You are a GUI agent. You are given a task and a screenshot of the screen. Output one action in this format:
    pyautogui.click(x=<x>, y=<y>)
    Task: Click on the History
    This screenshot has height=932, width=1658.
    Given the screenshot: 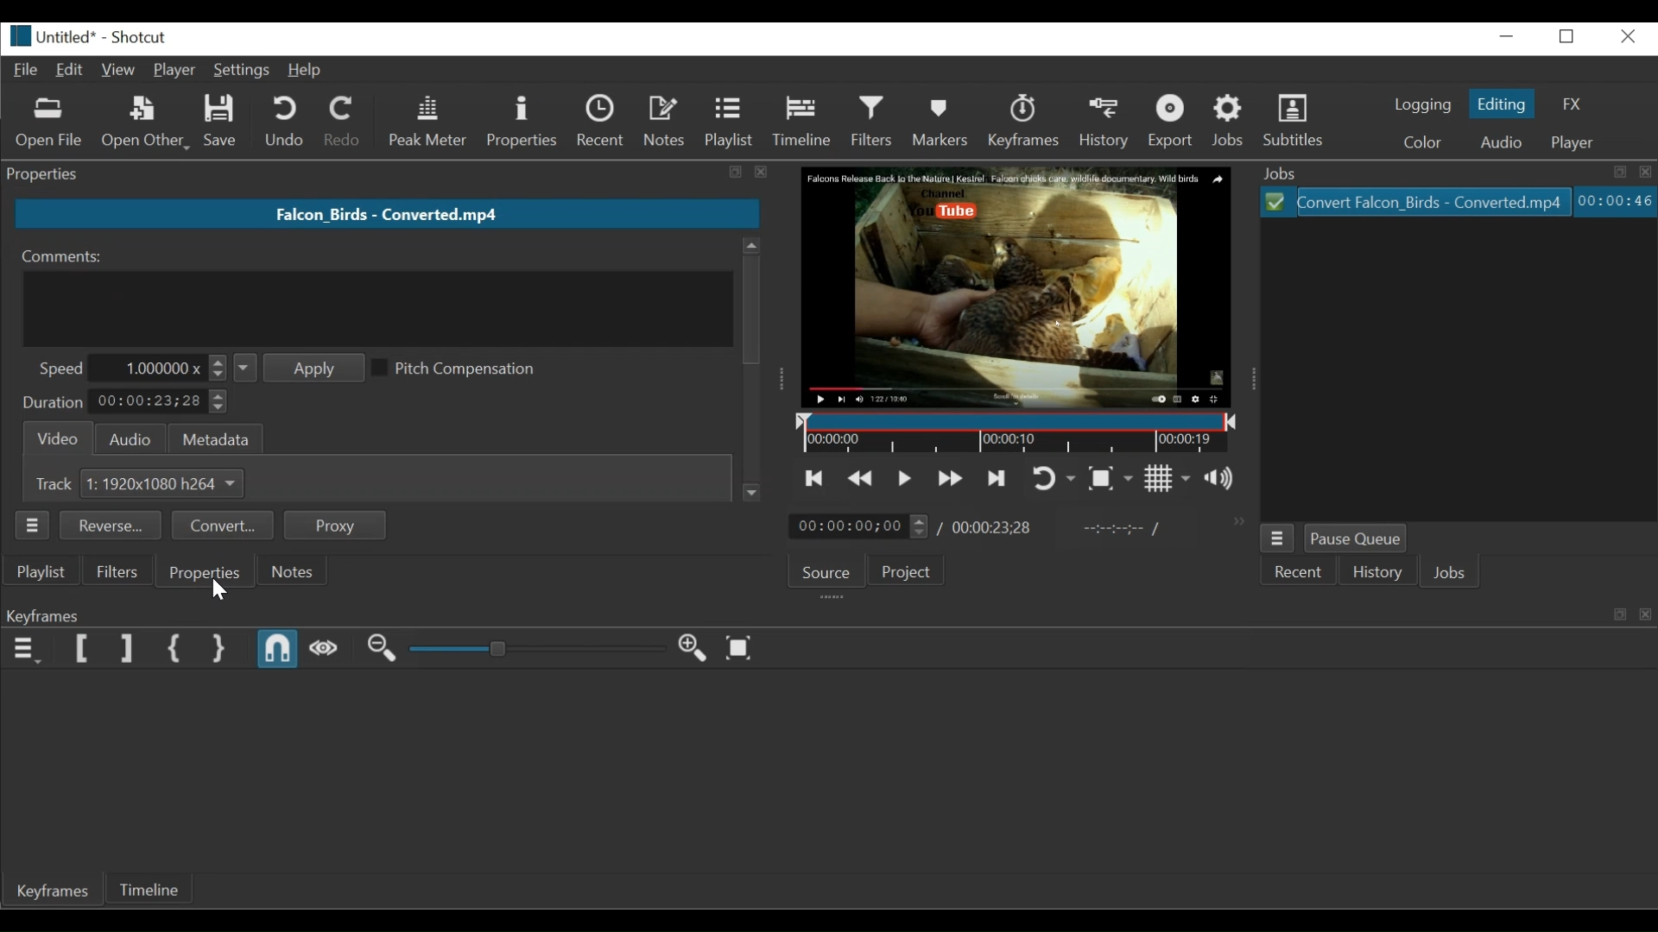 What is the action you would take?
    pyautogui.click(x=1107, y=124)
    